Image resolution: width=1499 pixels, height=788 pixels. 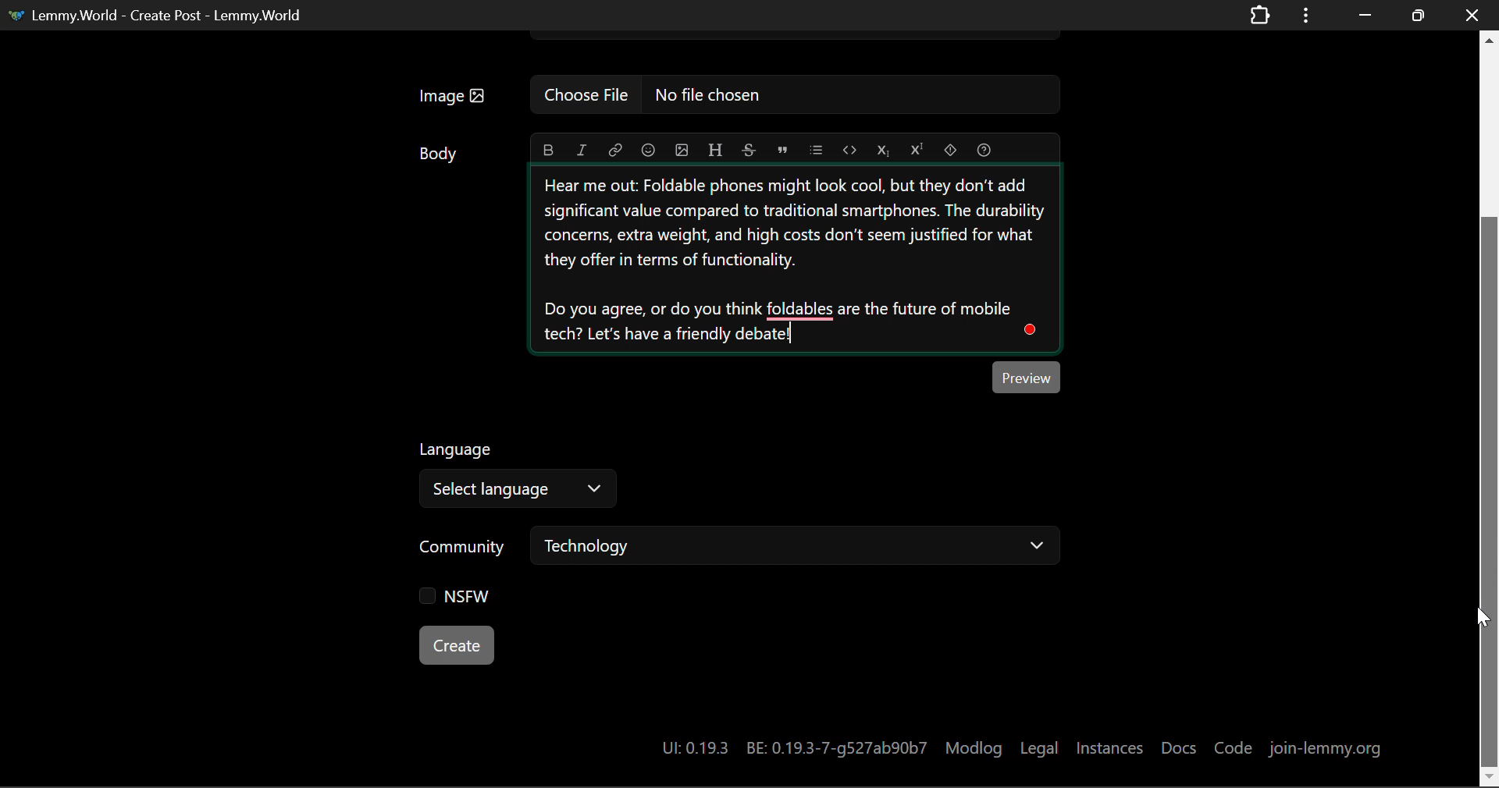 What do you see at coordinates (682, 151) in the screenshot?
I see `upload image` at bounding box center [682, 151].